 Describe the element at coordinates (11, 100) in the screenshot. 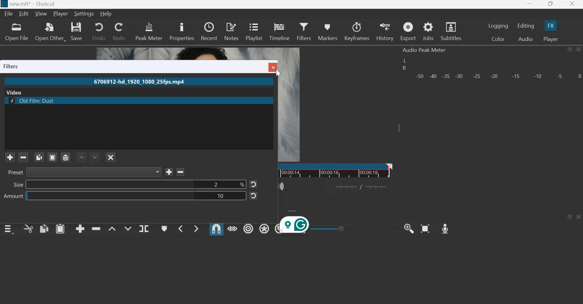

I see `` at that location.